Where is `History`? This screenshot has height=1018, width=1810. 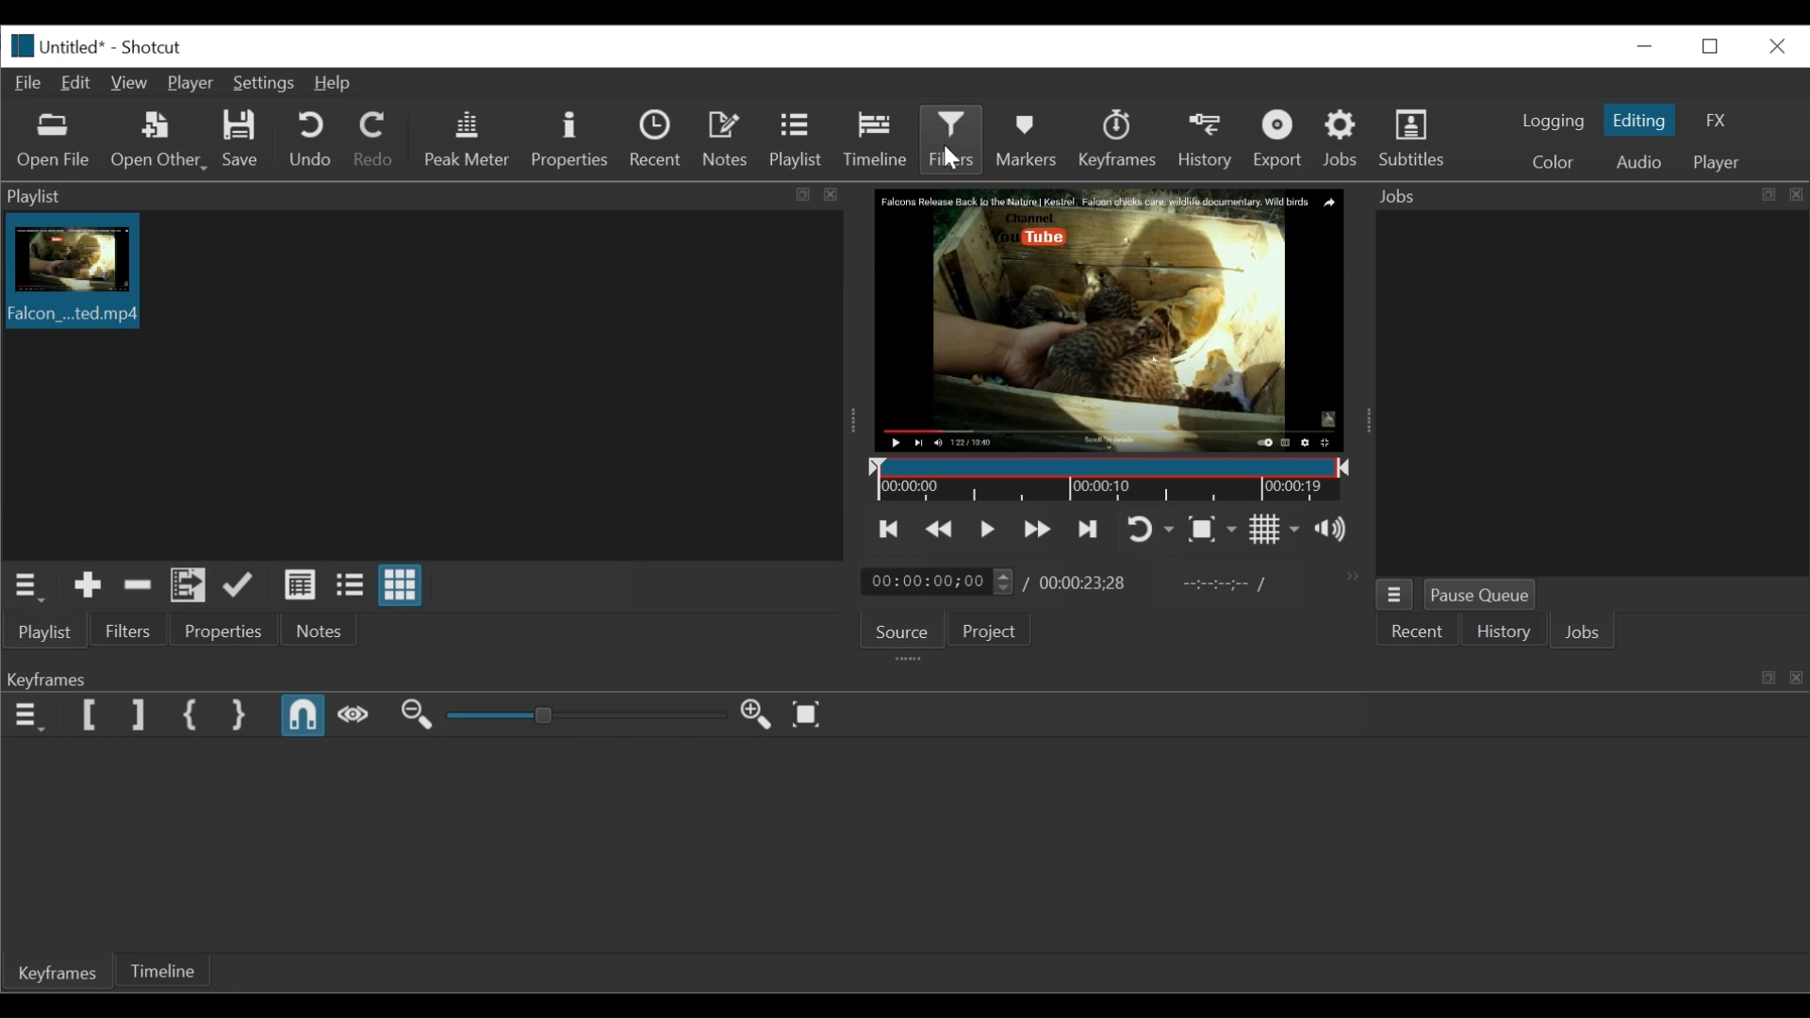
History is located at coordinates (1503, 631).